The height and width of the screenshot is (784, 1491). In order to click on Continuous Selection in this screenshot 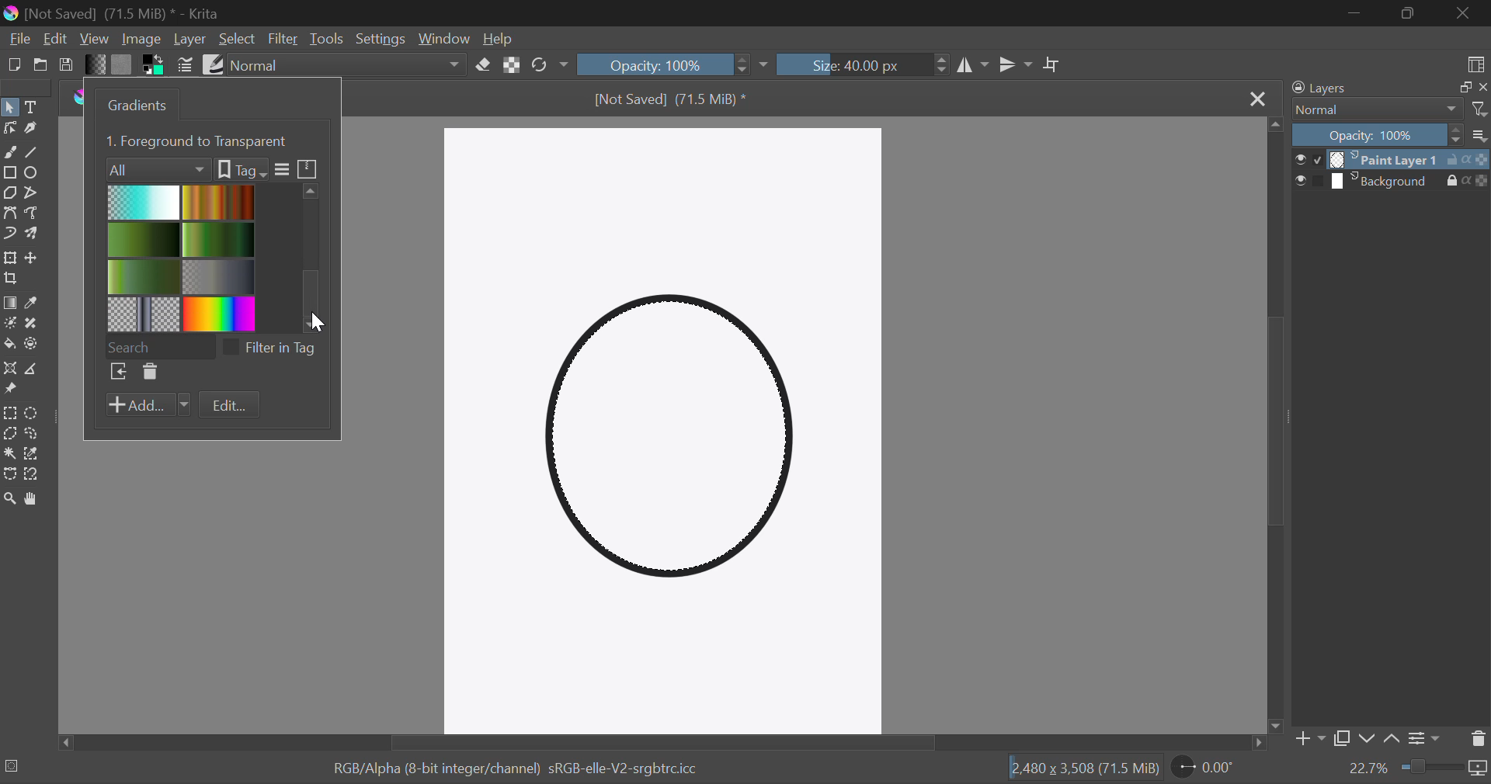, I will do `click(11, 453)`.